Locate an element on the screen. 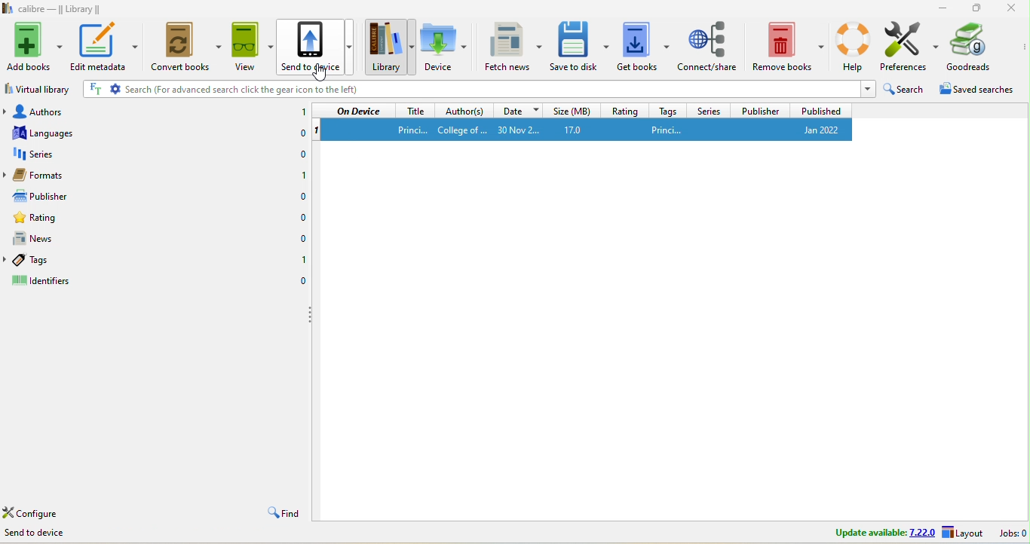  minimize is located at coordinates (940, 8).